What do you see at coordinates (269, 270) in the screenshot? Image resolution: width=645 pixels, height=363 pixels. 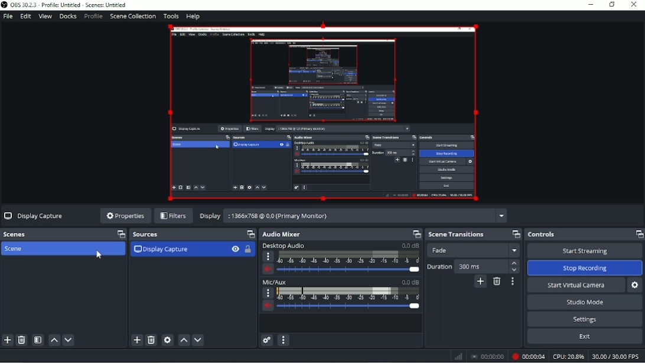 I see `Volume` at bounding box center [269, 270].